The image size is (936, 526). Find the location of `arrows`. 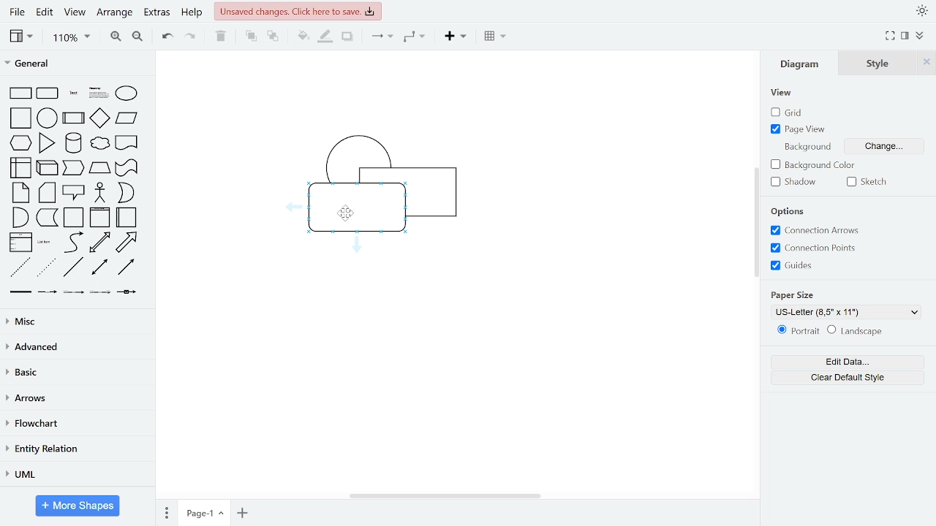

arrows is located at coordinates (77, 398).